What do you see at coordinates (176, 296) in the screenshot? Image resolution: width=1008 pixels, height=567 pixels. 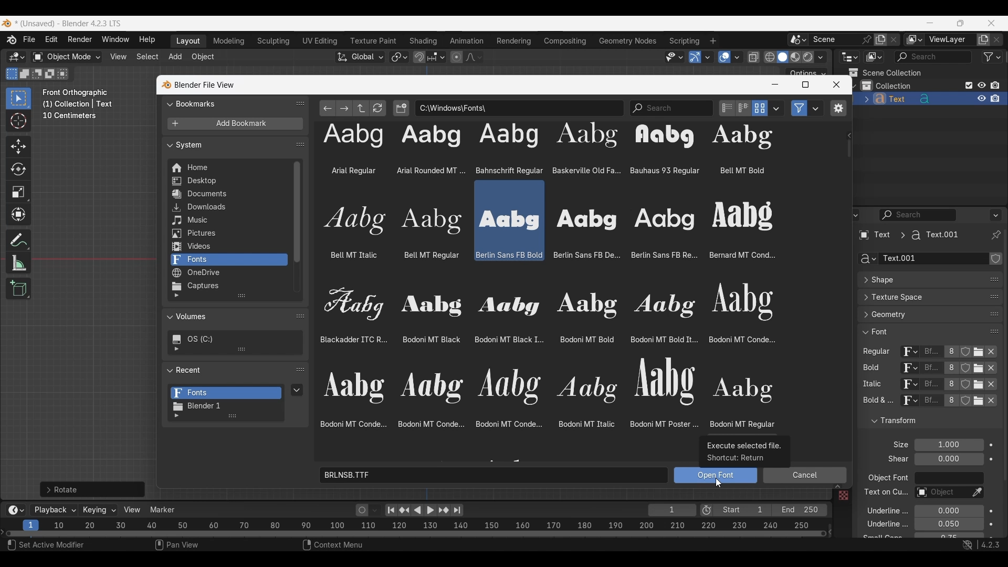 I see `Show filtering options` at bounding box center [176, 296].